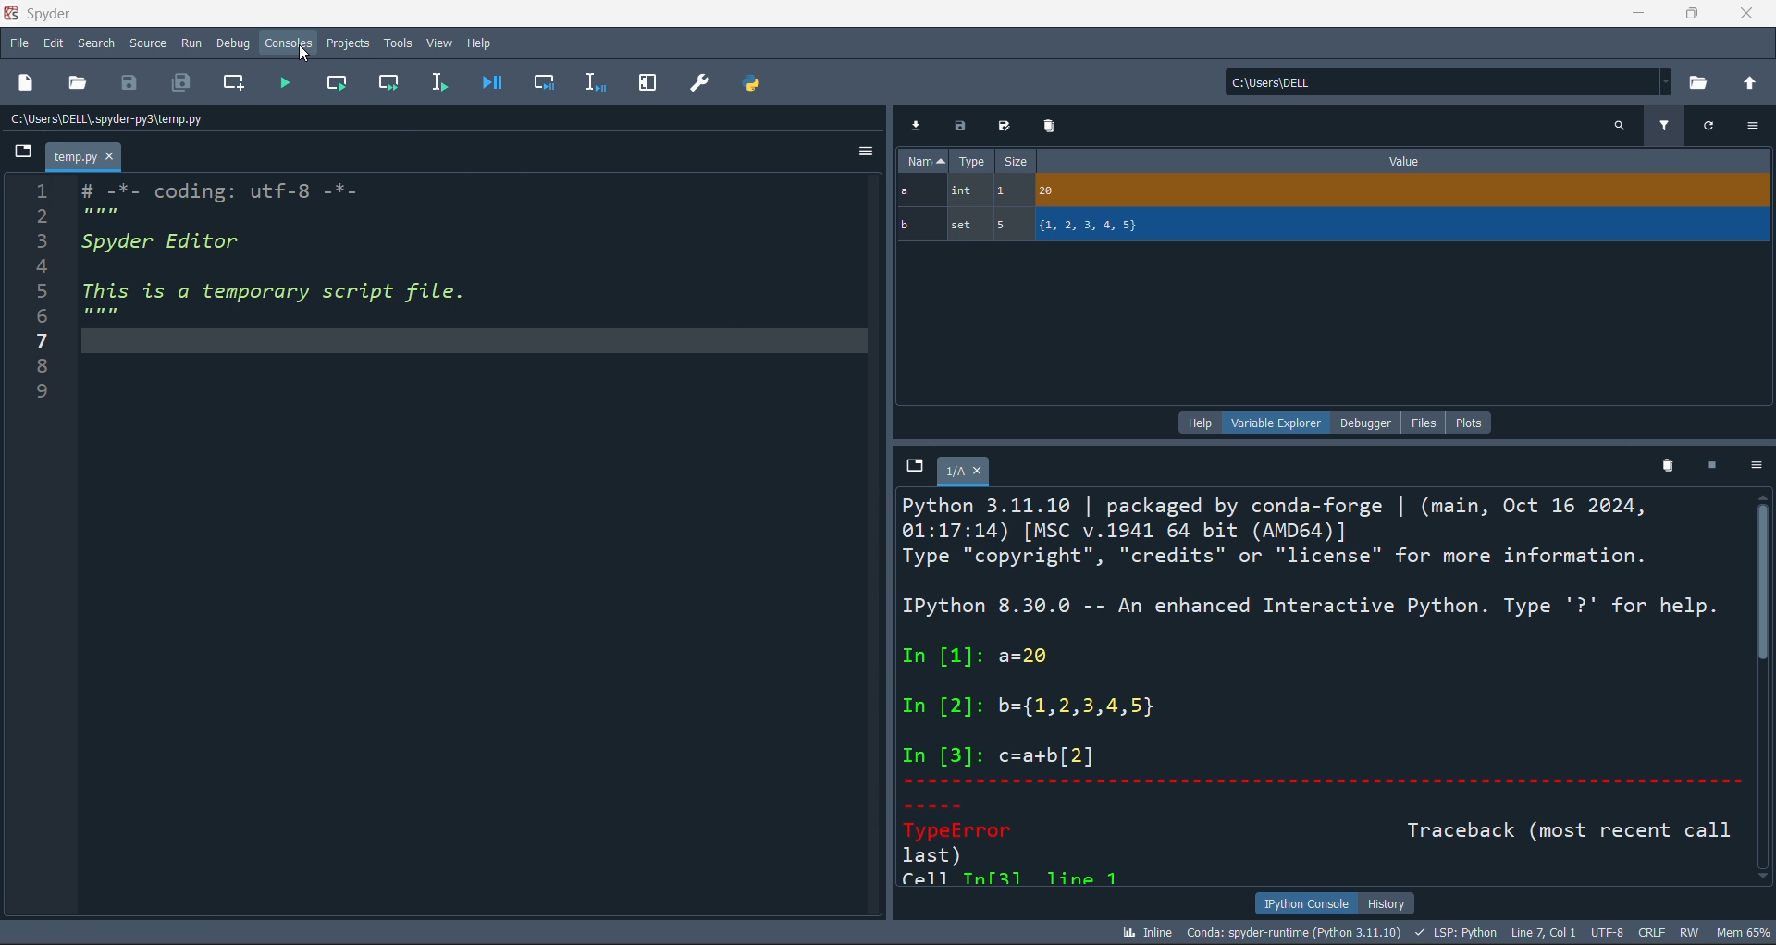  I want to click on 1/A , so click(964, 473).